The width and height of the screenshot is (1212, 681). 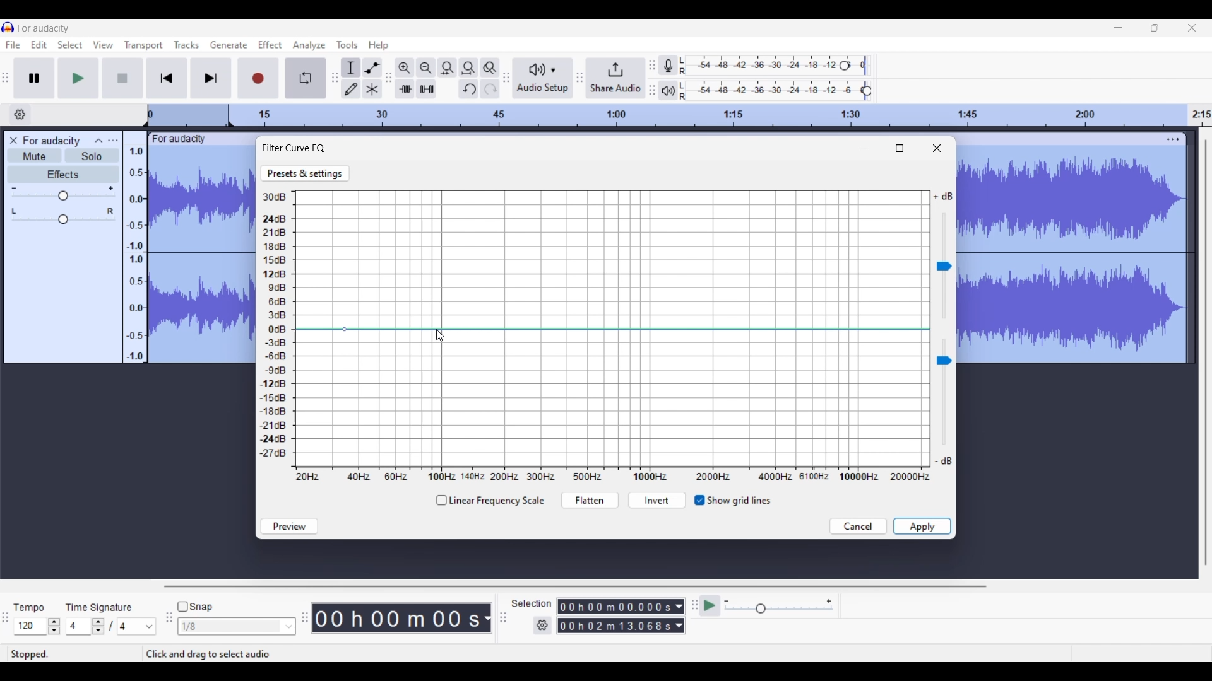 What do you see at coordinates (867, 91) in the screenshot?
I see `Playback level header` at bounding box center [867, 91].